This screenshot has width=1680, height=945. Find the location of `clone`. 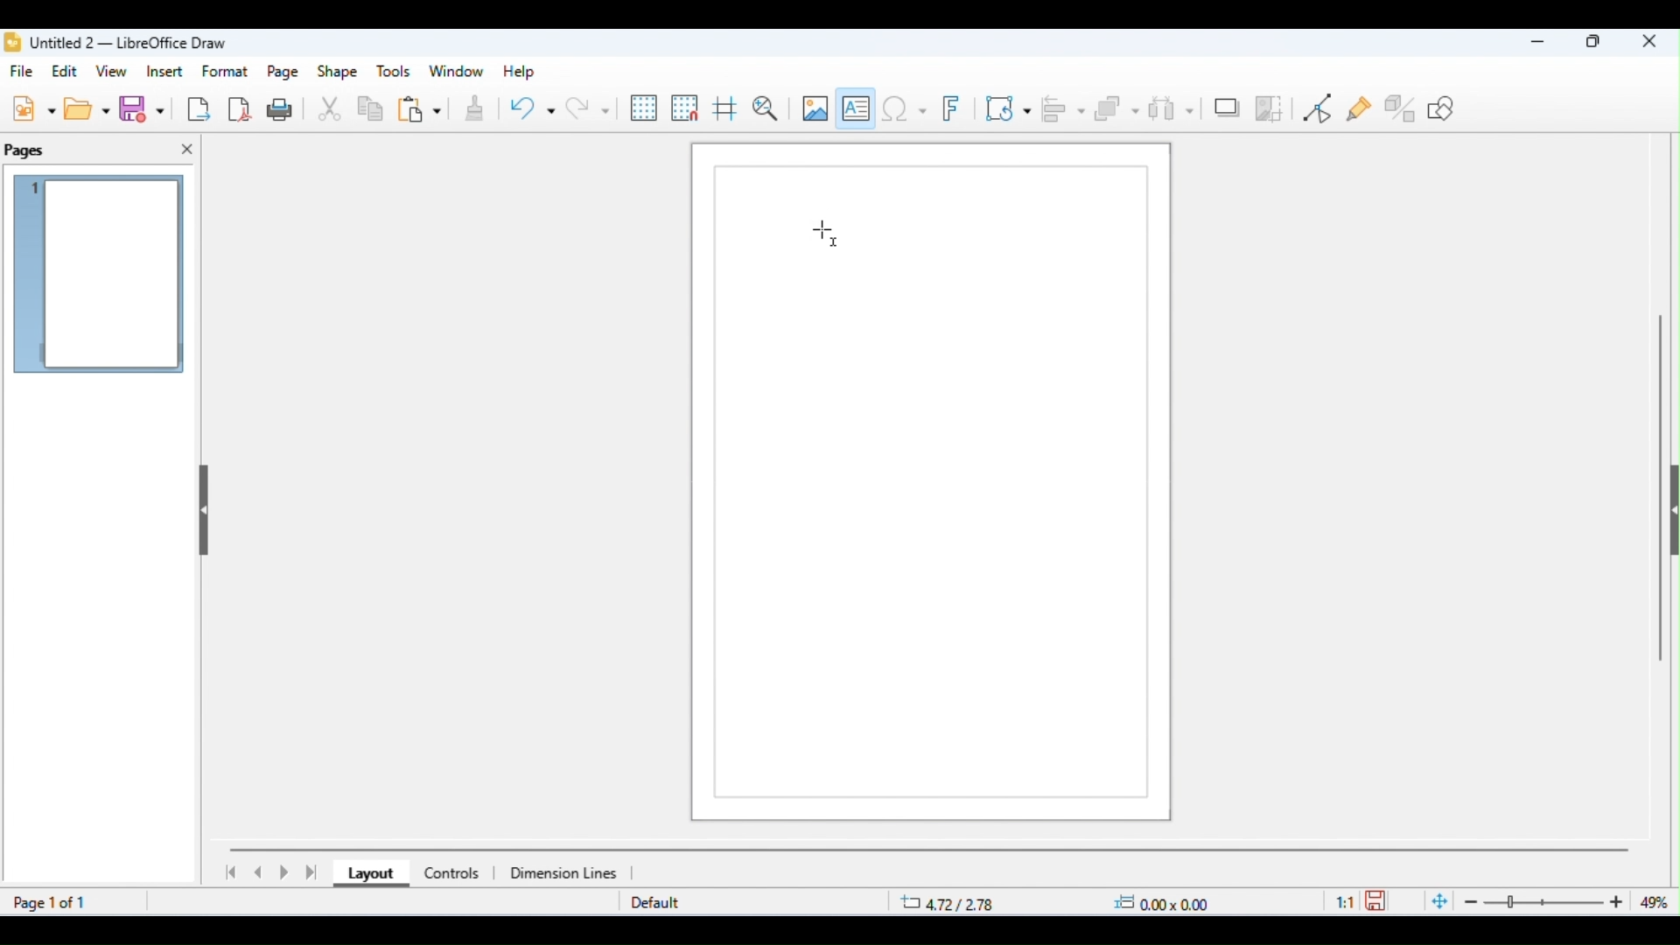

clone is located at coordinates (472, 110).